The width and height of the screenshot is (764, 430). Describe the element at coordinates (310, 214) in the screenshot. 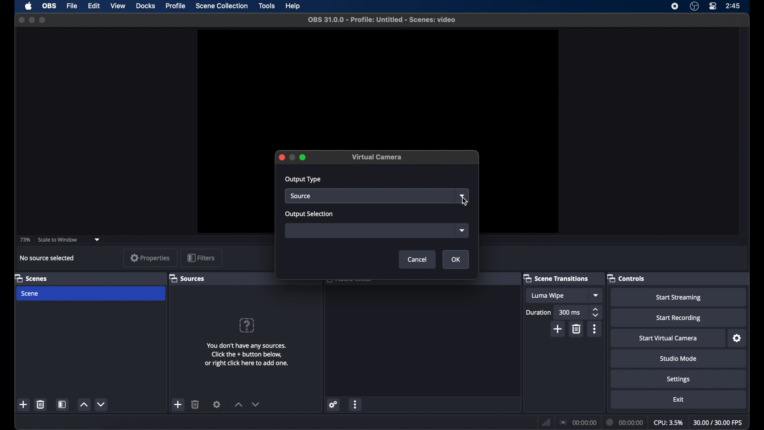

I see `output selection` at that location.